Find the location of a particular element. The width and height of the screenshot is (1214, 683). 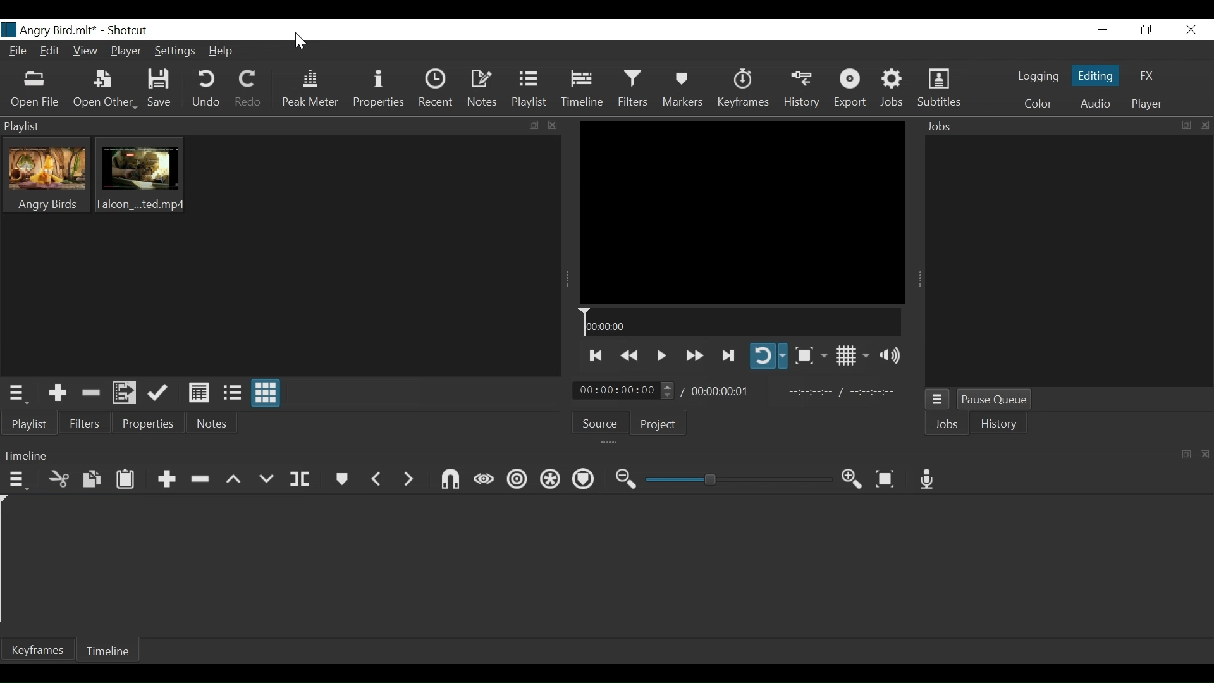

Clip is located at coordinates (141, 176).